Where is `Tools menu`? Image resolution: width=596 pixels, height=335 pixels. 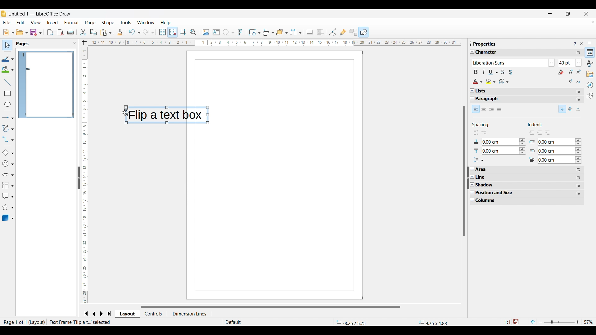
Tools menu is located at coordinates (126, 22).